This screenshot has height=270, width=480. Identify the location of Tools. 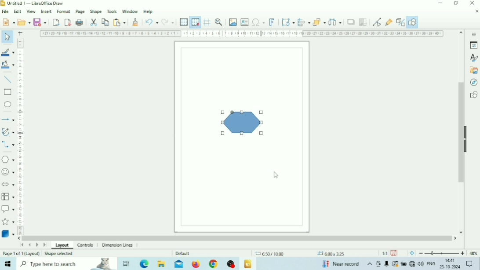
(112, 11).